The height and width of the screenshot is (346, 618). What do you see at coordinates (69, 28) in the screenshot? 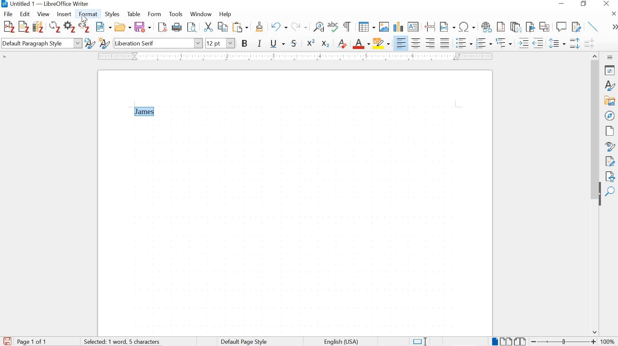
I see `set document preferences` at bounding box center [69, 28].